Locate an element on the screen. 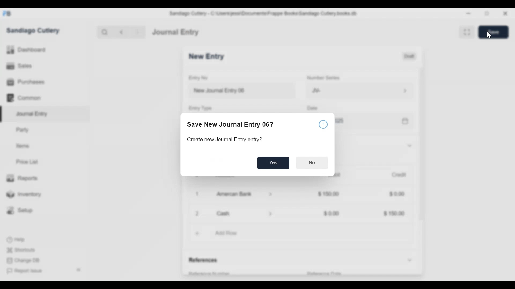 The height and width of the screenshot is (289, 515). No is located at coordinates (311, 163).